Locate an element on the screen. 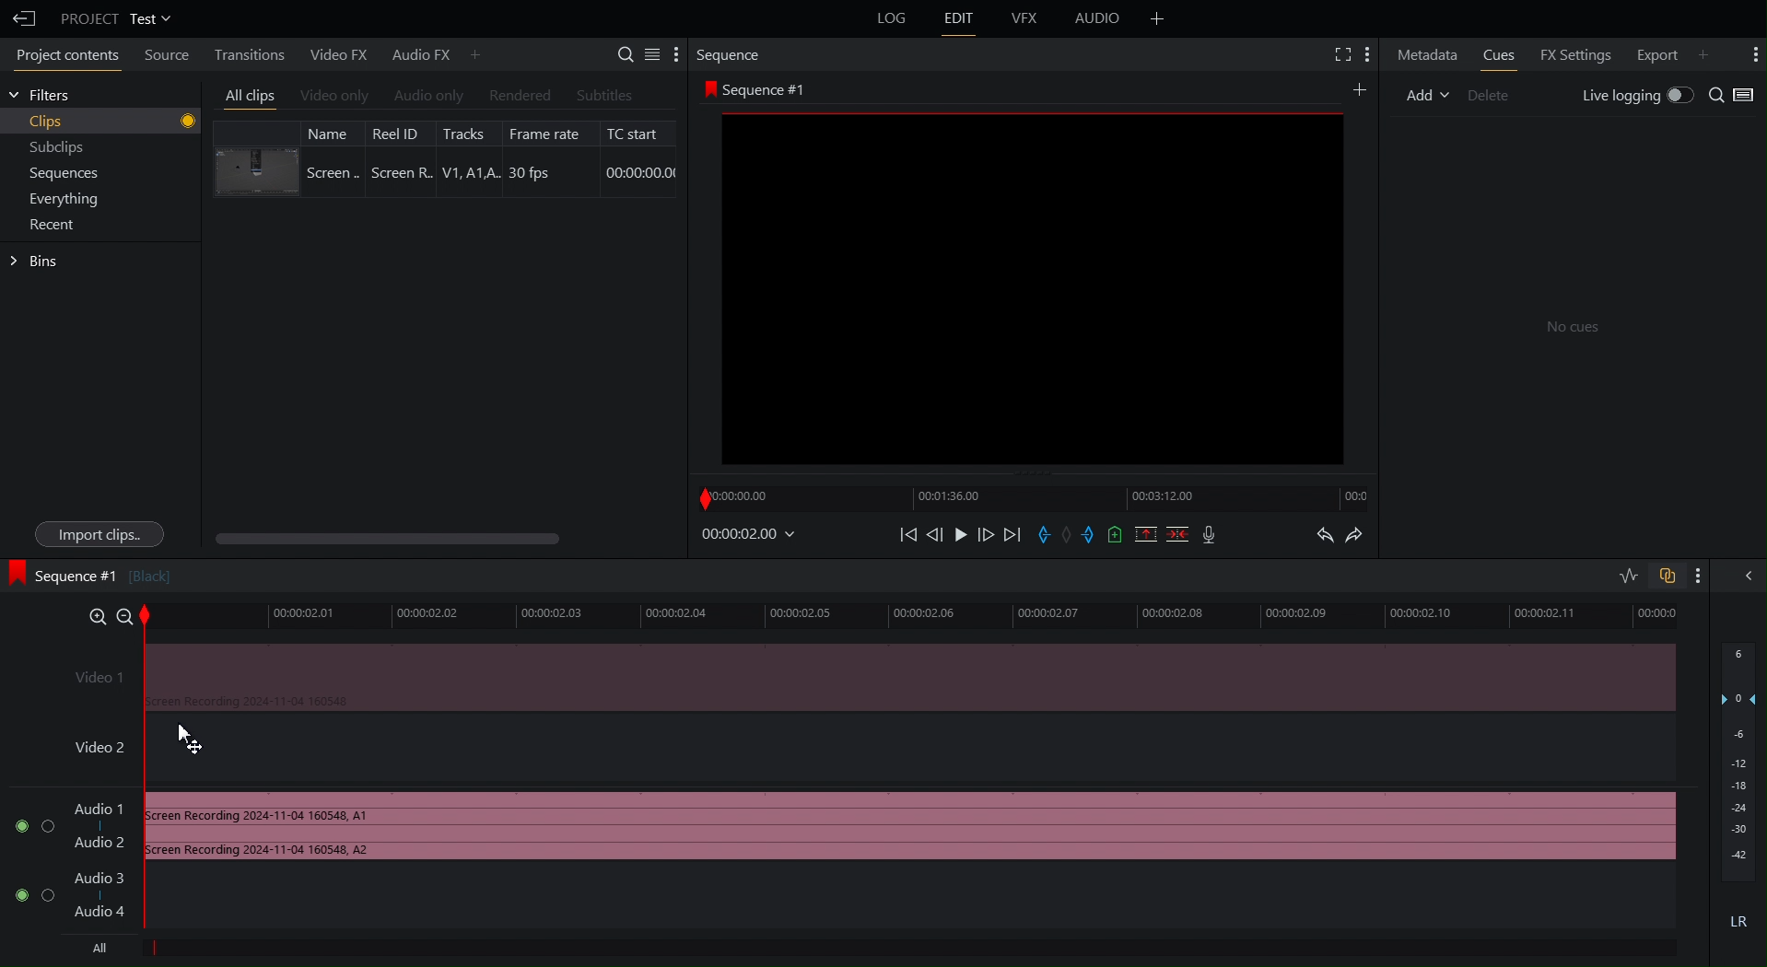 The height and width of the screenshot is (967, 1767). Sequence#1 [Screen recording 202 is located at coordinates (153, 578).